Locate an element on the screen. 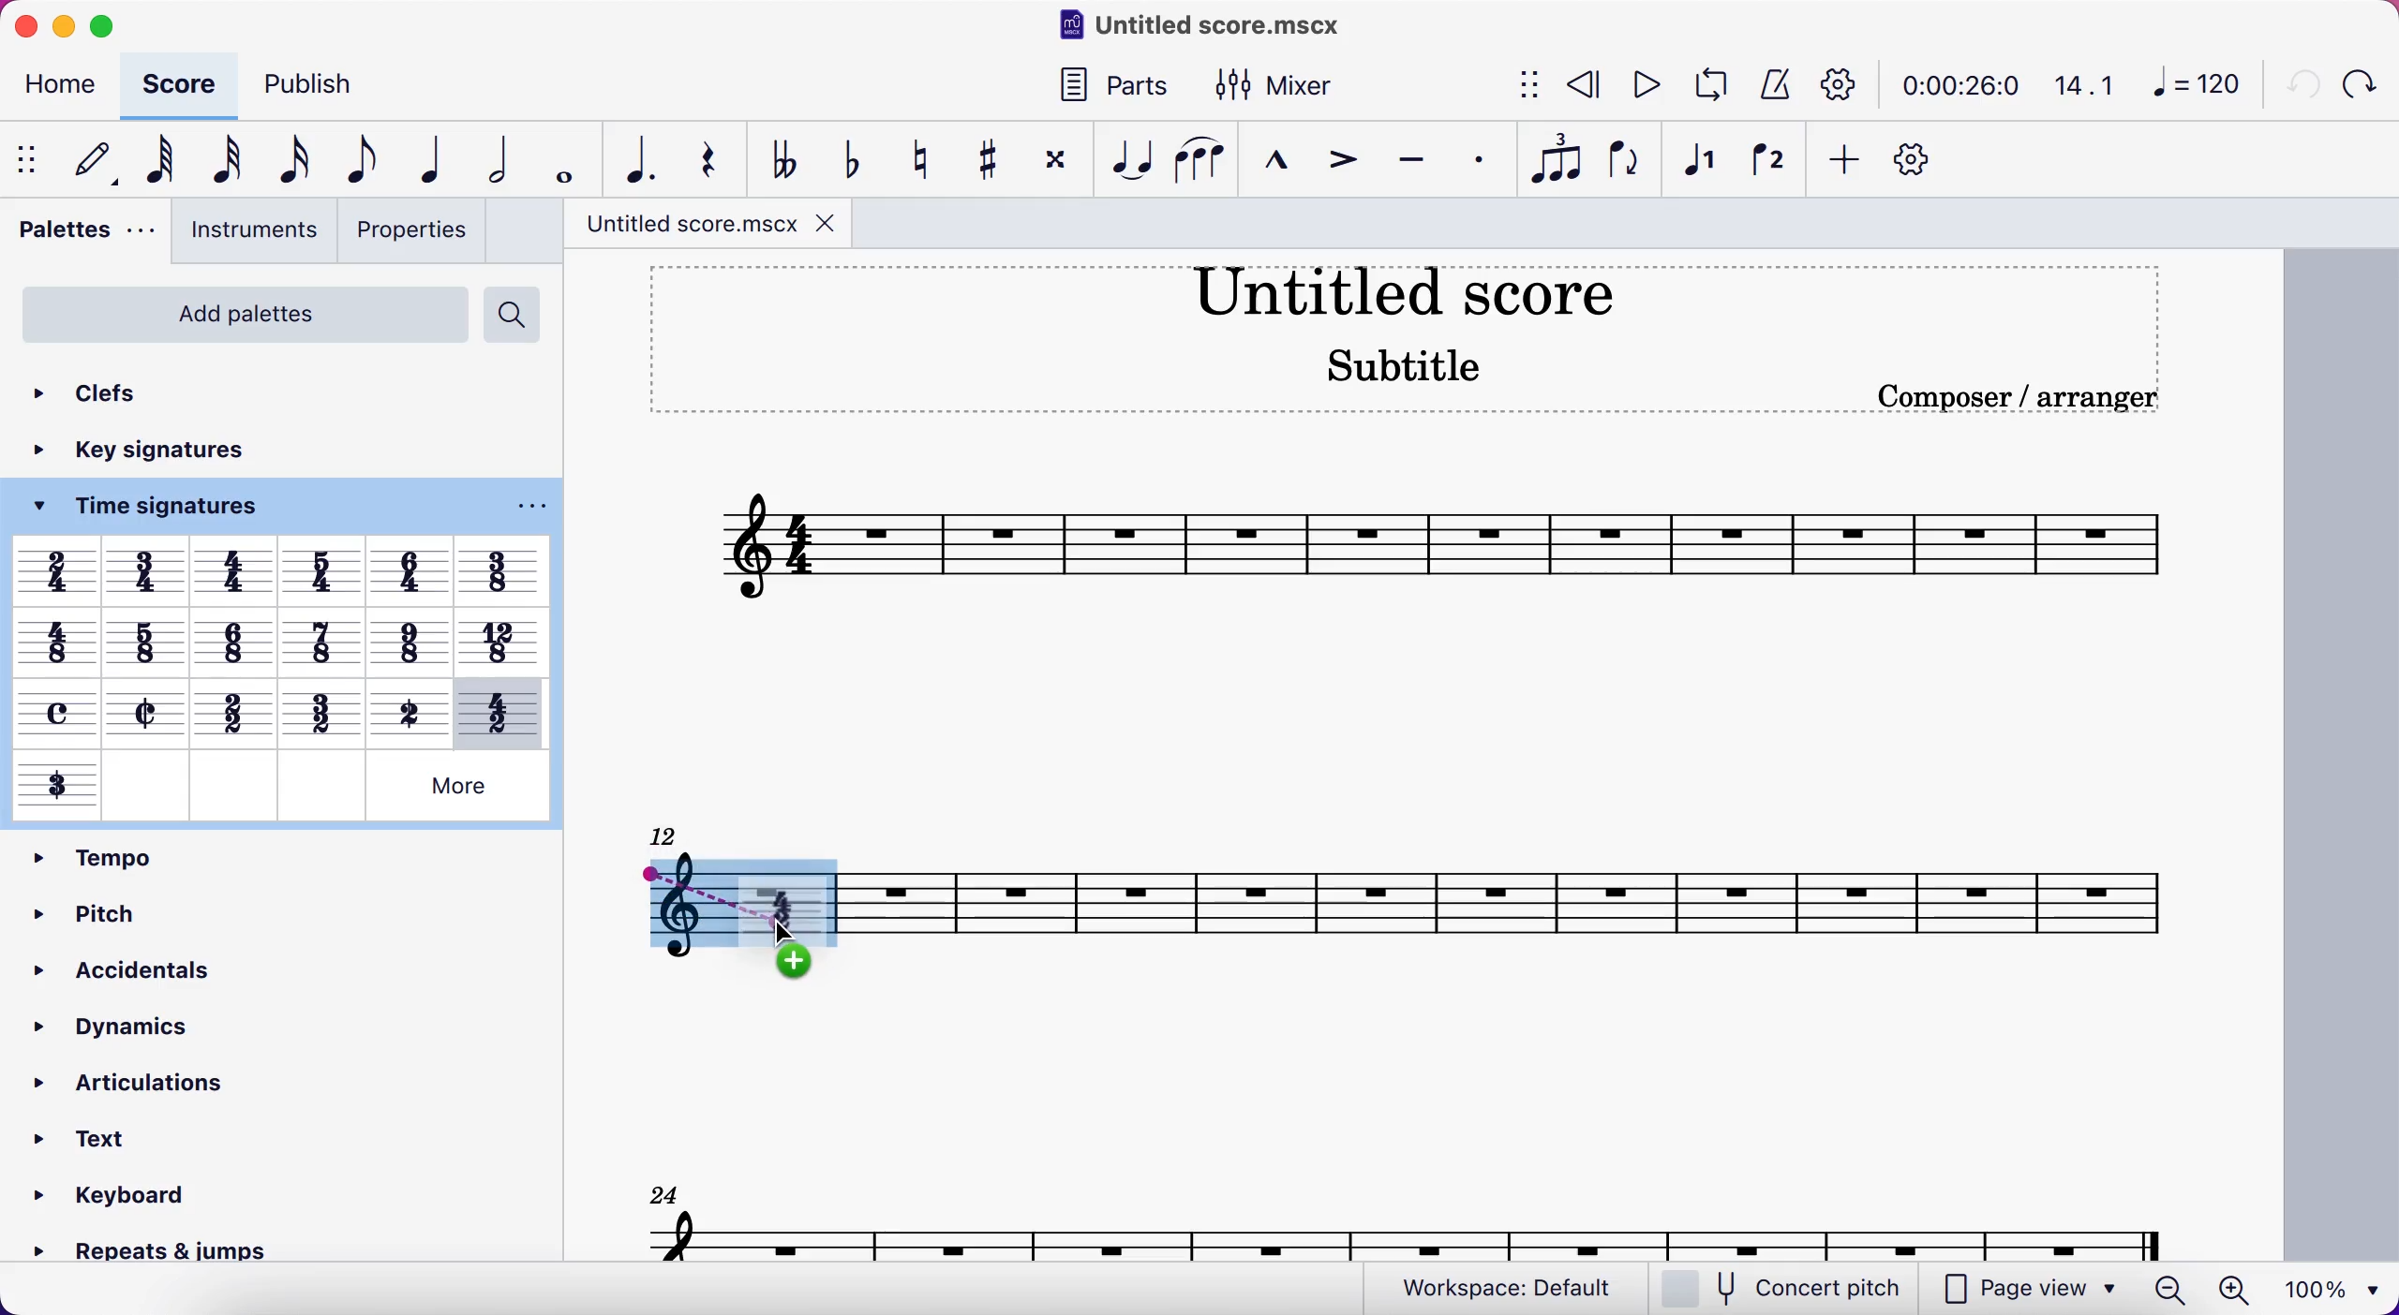 The height and width of the screenshot is (1315, 2399). play is located at coordinates (1636, 85).